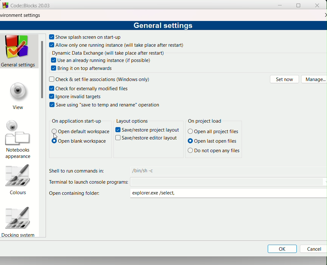 The height and width of the screenshot is (265, 327). I want to click on text, so click(81, 97).